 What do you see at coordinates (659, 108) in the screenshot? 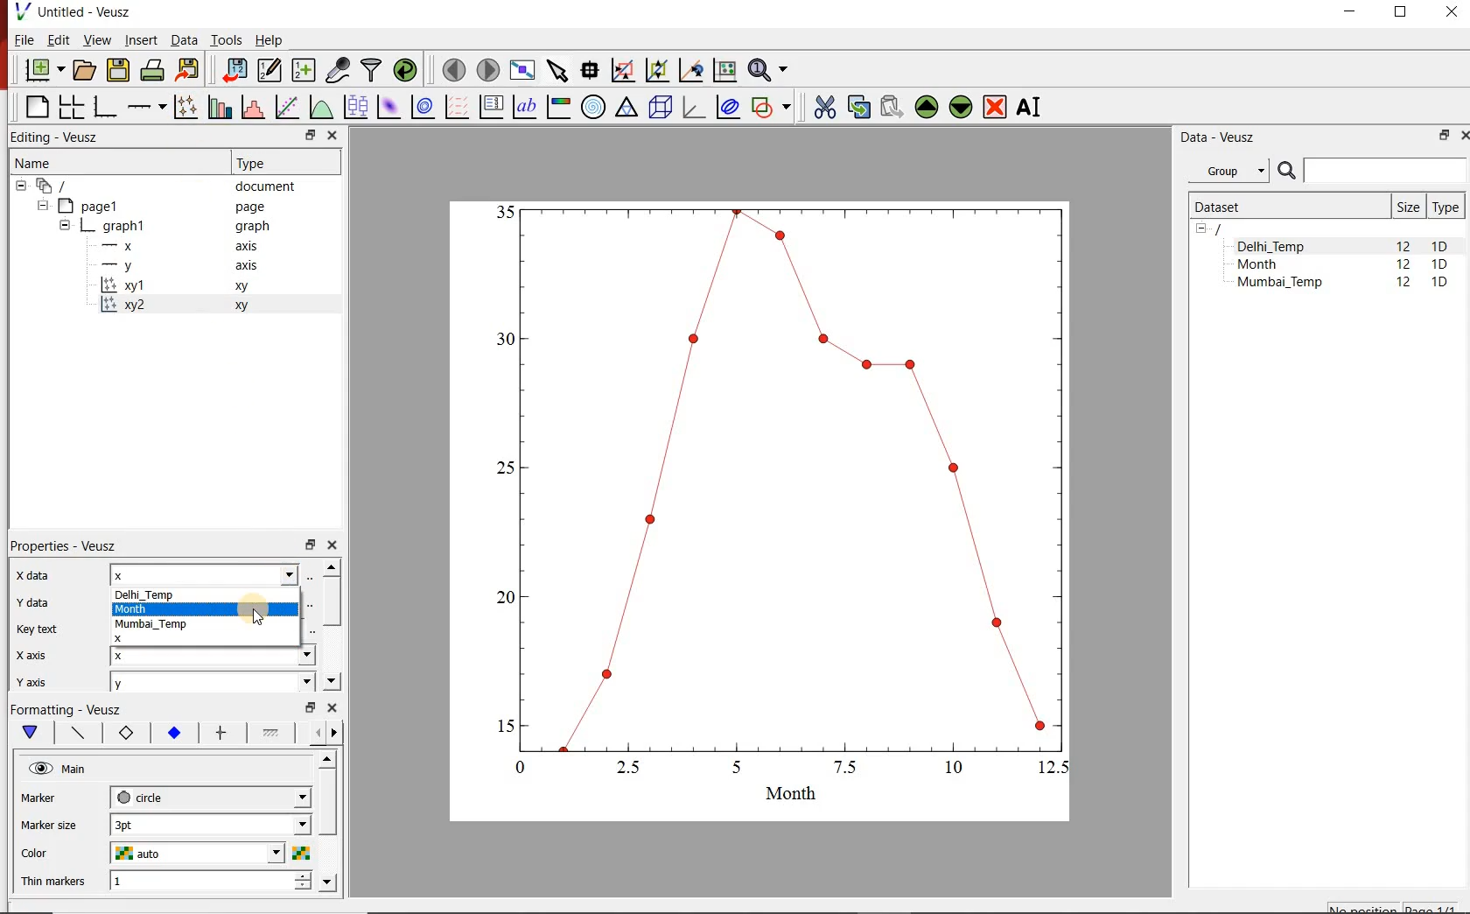
I see `3d scene` at bounding box center [659, 108].